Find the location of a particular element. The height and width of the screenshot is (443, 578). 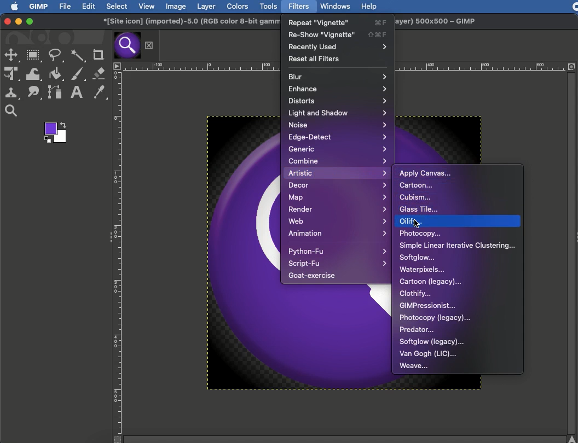

Clone is located at coordinates (13, 93).